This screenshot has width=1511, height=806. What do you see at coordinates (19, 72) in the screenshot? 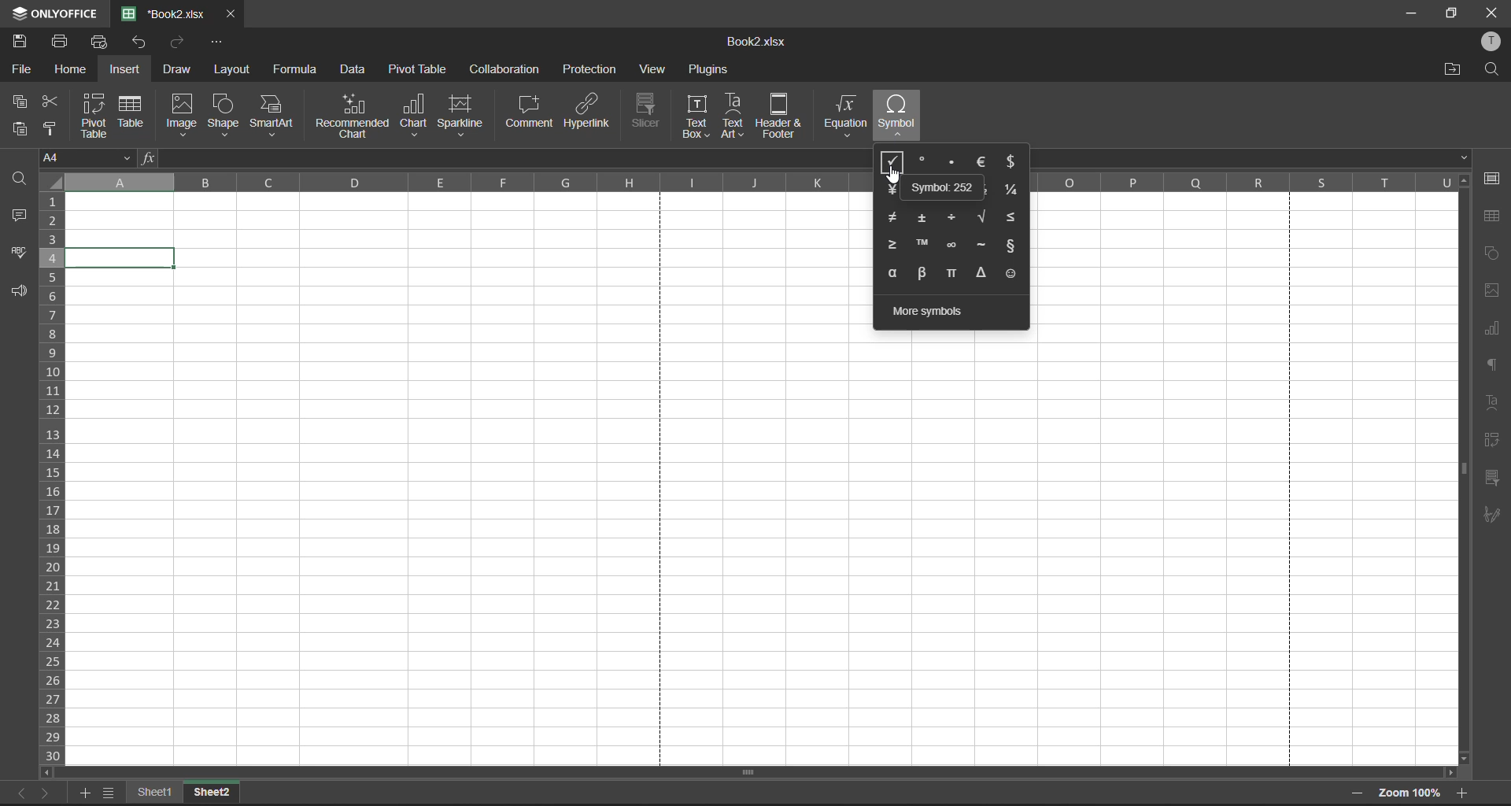
I see `file` at bounding box center [19, 72].